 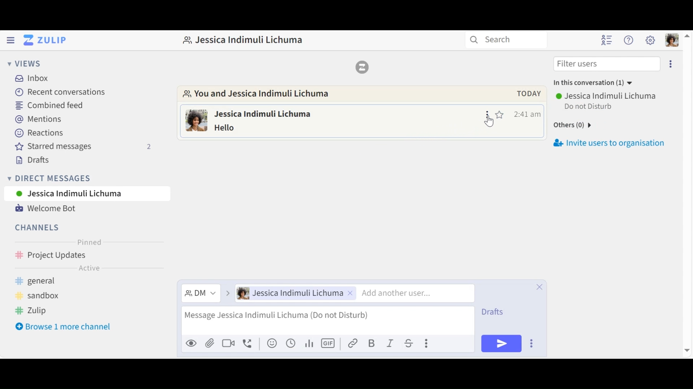 I want to click on Compose Message, so click(x=327, y=322).